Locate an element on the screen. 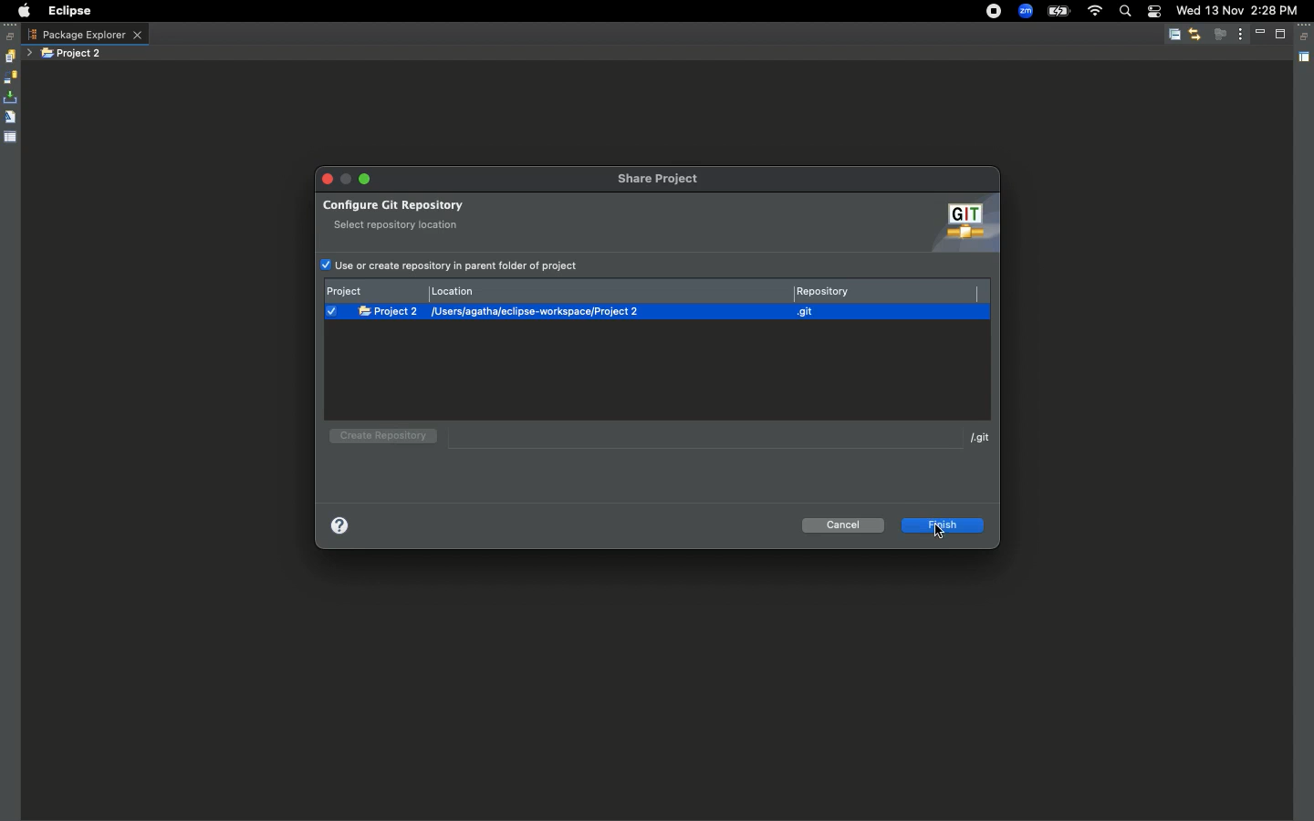  Focus on active task is located at coordinates (1220, 34).